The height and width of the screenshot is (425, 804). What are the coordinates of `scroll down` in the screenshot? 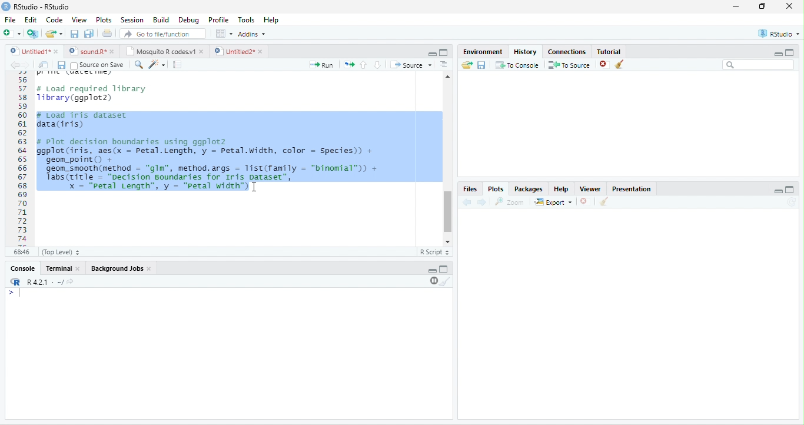 It's located at (447, 242).